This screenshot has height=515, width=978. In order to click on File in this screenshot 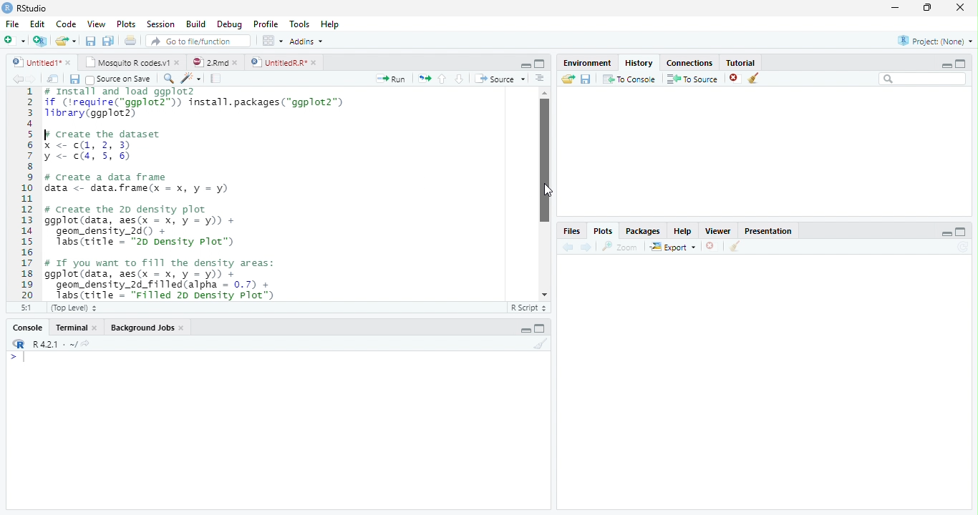, I will do `click(12, 25)`.